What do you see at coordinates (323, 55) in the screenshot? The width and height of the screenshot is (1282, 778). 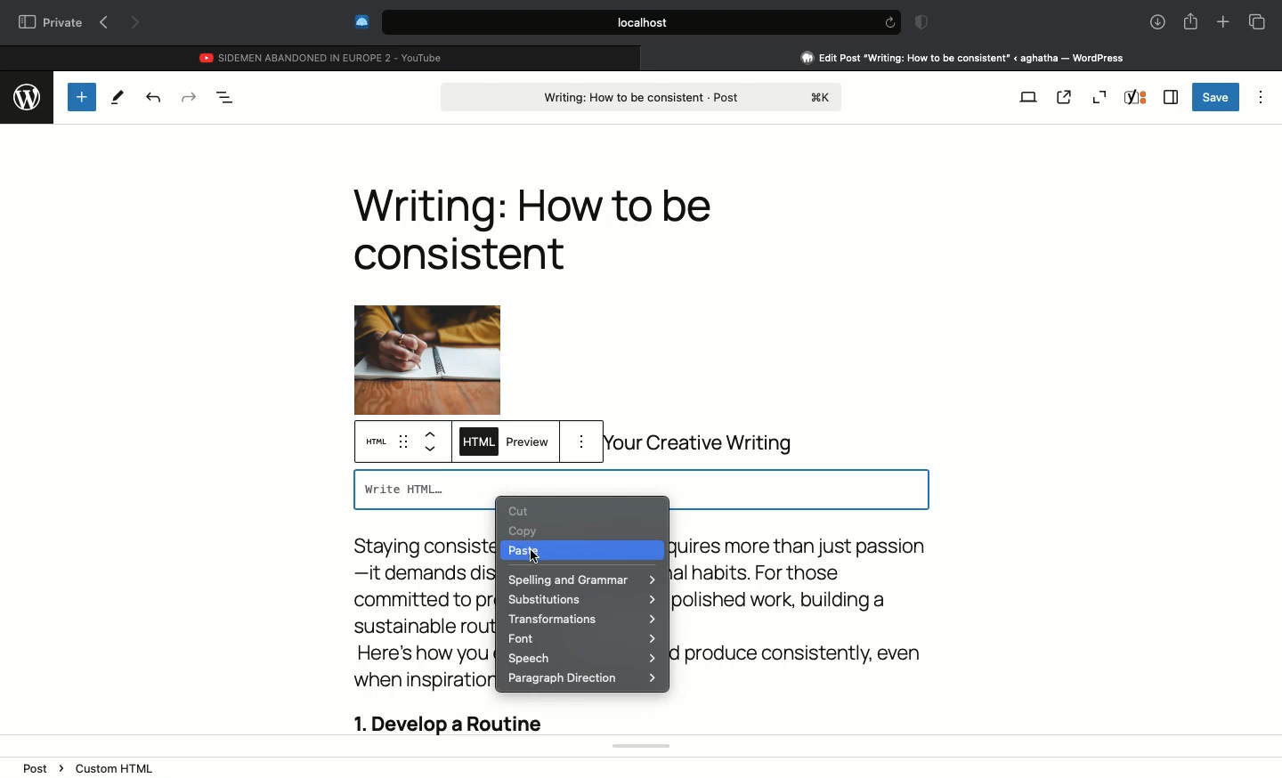 I see `Youtube` at bounding box center [323, 55].